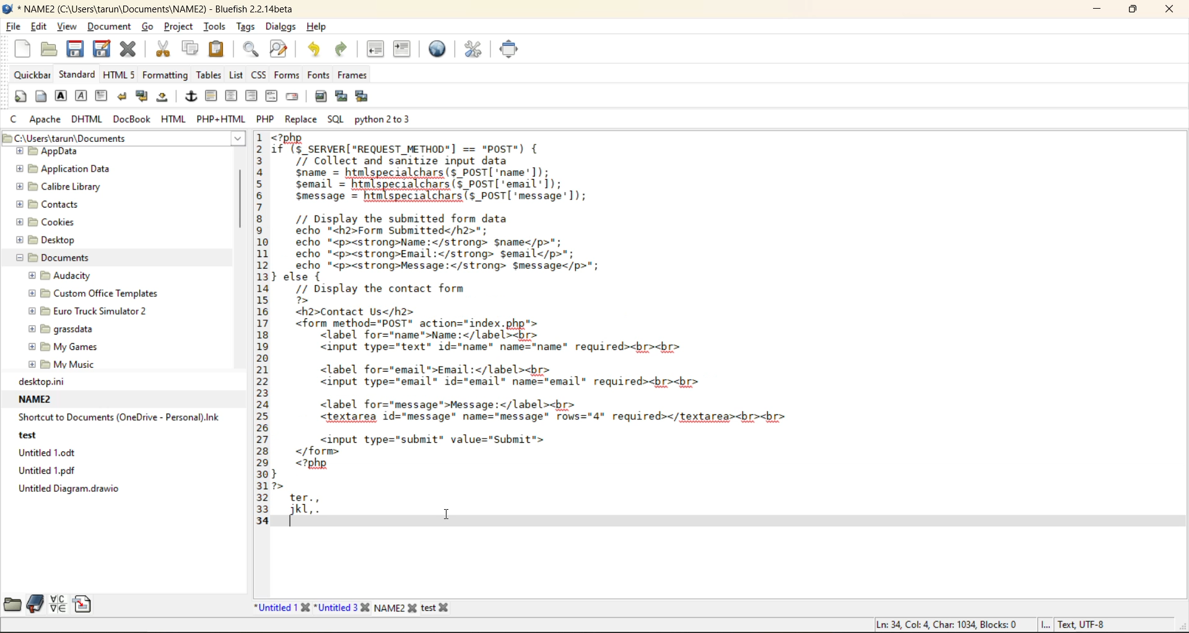 The width and height of the screenshot is (1189, 633). I want to click on My Games, so click(59, 347).